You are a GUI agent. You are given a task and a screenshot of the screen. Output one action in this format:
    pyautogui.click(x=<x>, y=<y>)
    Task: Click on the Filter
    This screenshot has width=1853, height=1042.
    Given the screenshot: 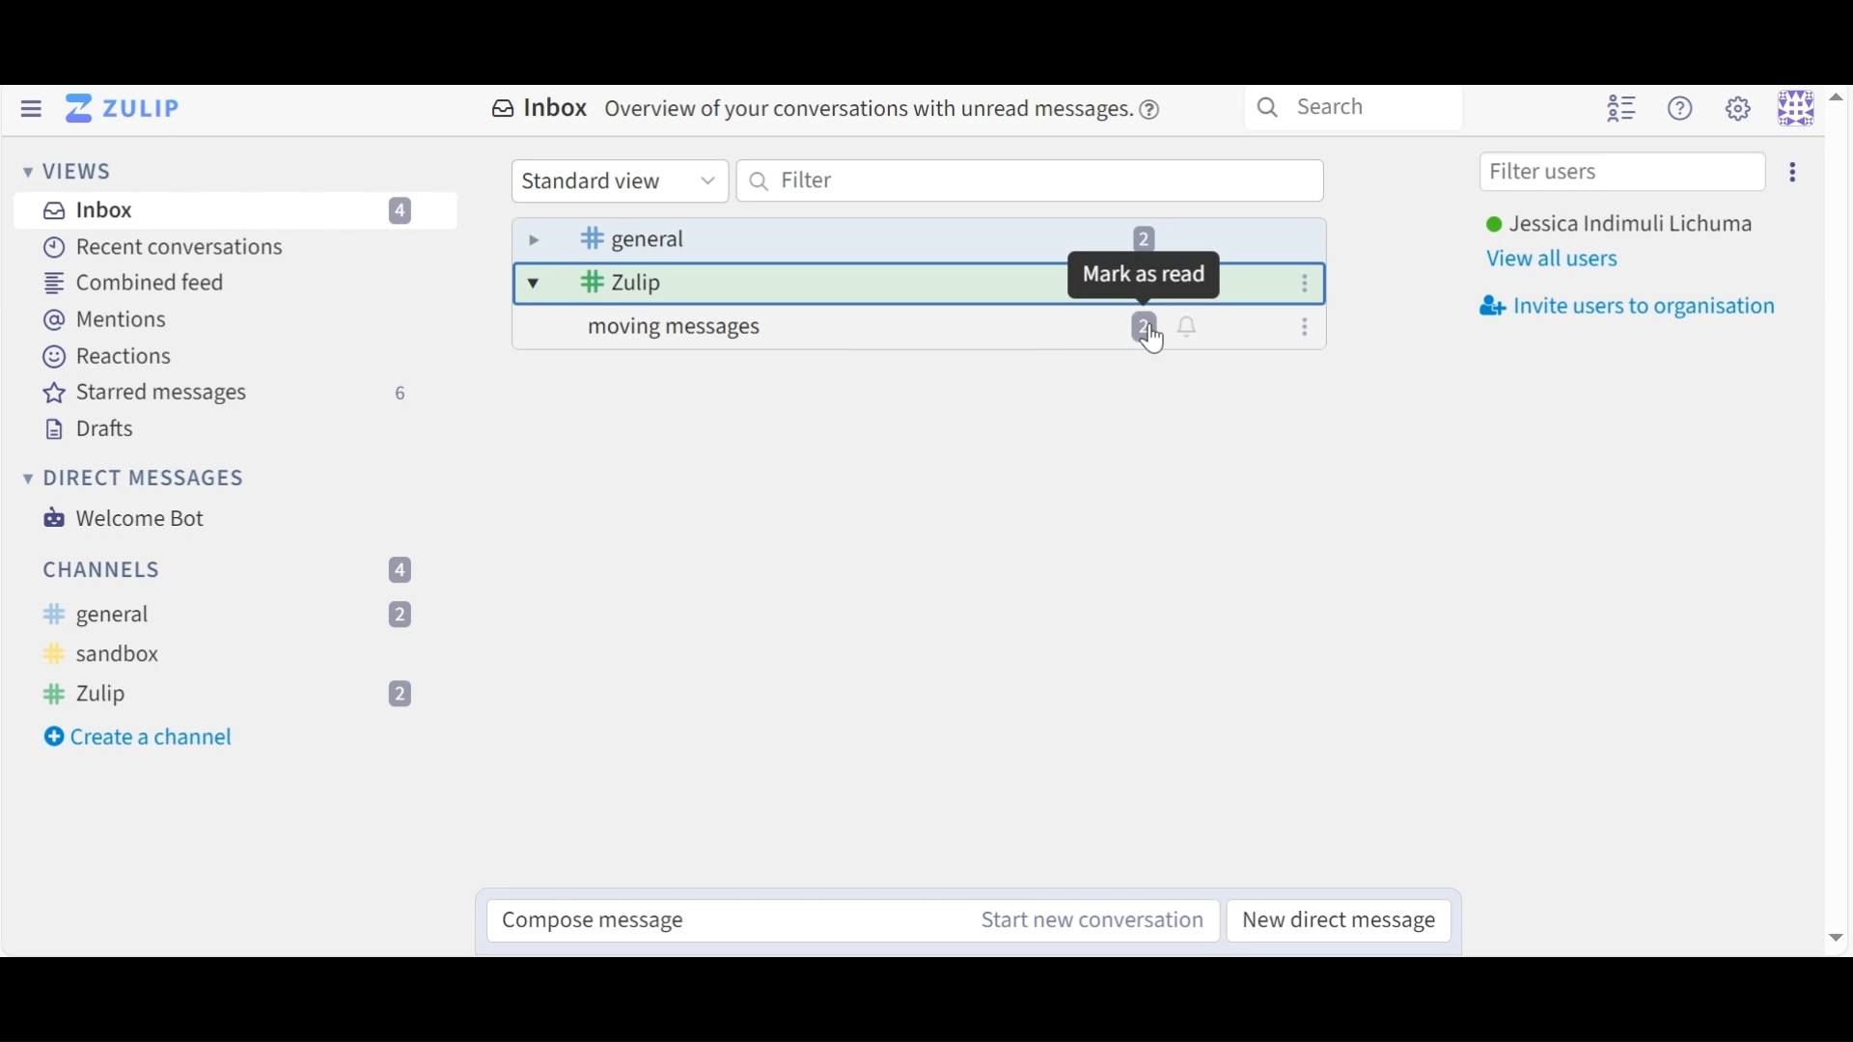 What is the action you would take?
    pyautogui.click(x=1027, y=181)
    